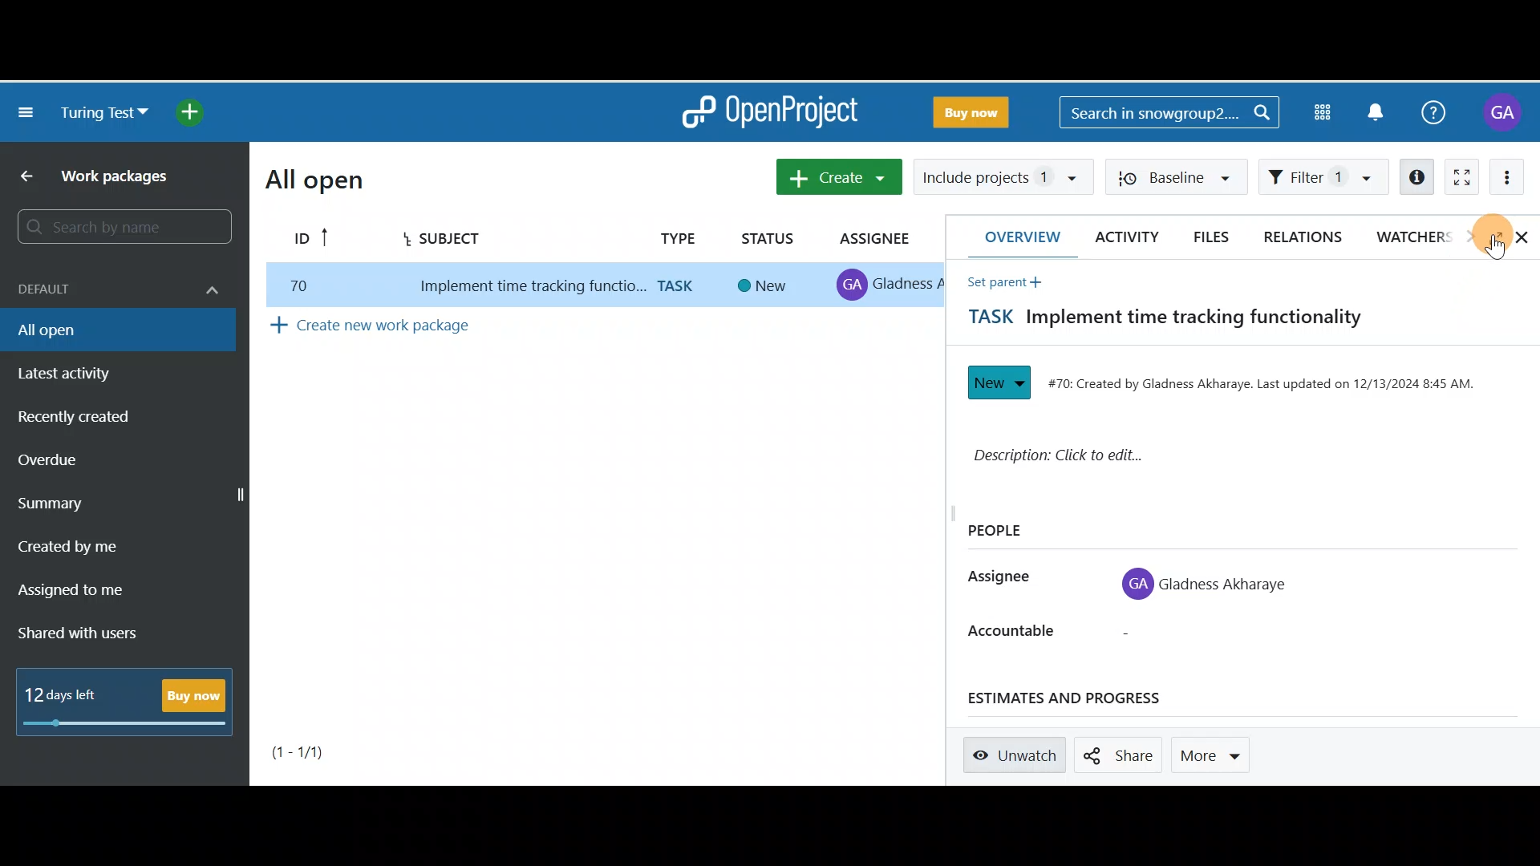 The height and width of the screenshot is (866, 1540). Describe the element at coordinates (20, 177) in the screenshot. I see `Back` at that location.